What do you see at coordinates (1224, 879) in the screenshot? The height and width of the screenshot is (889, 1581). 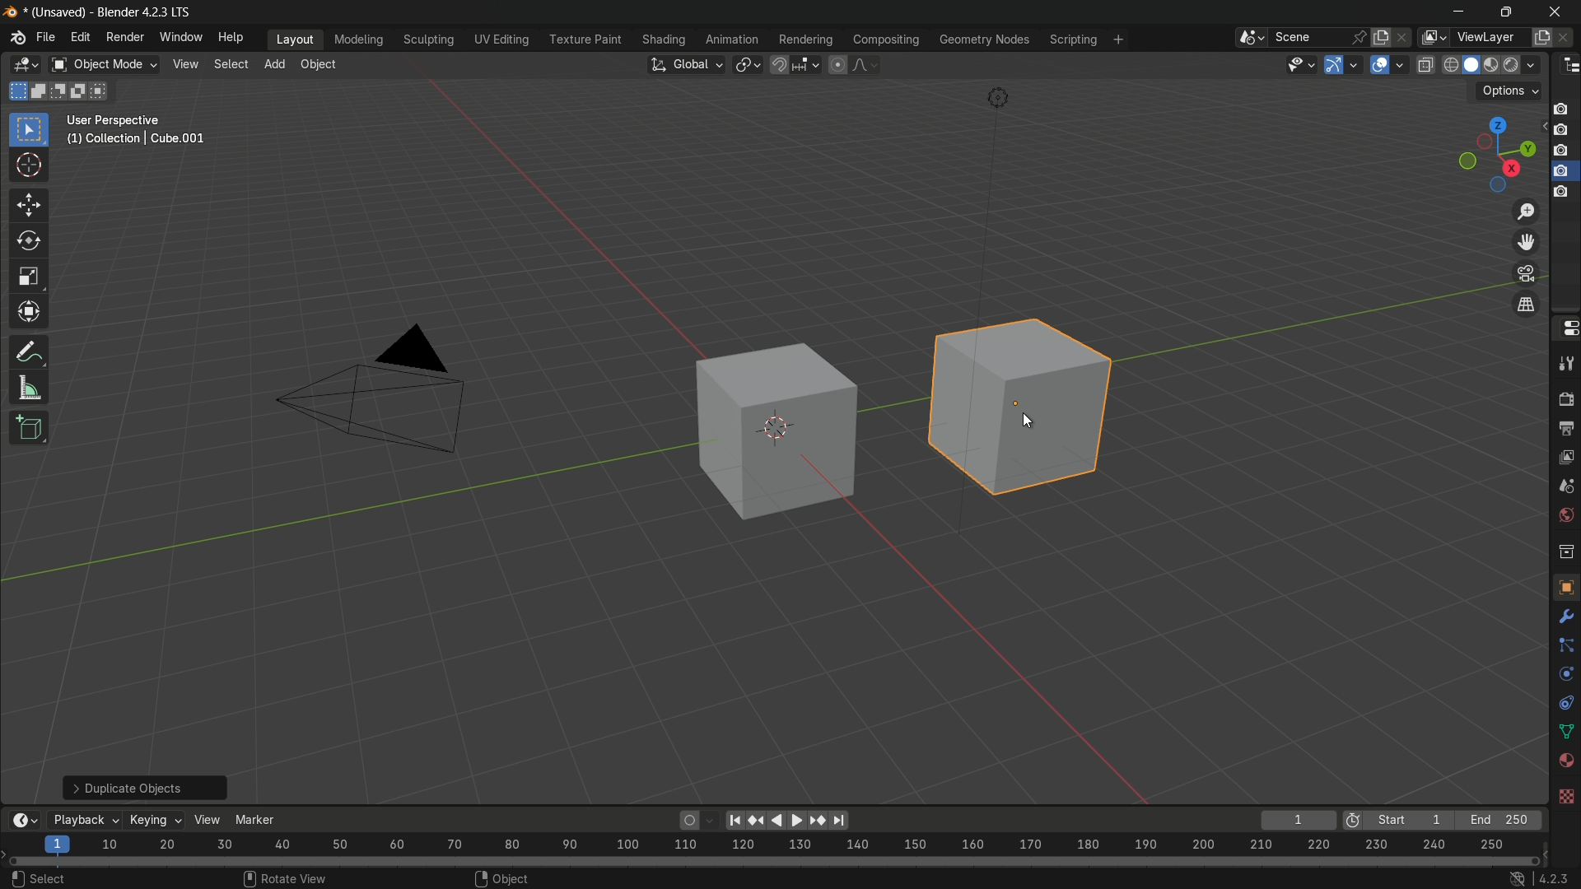 I see `Precision Mode` at bounding box center [1224, 879].